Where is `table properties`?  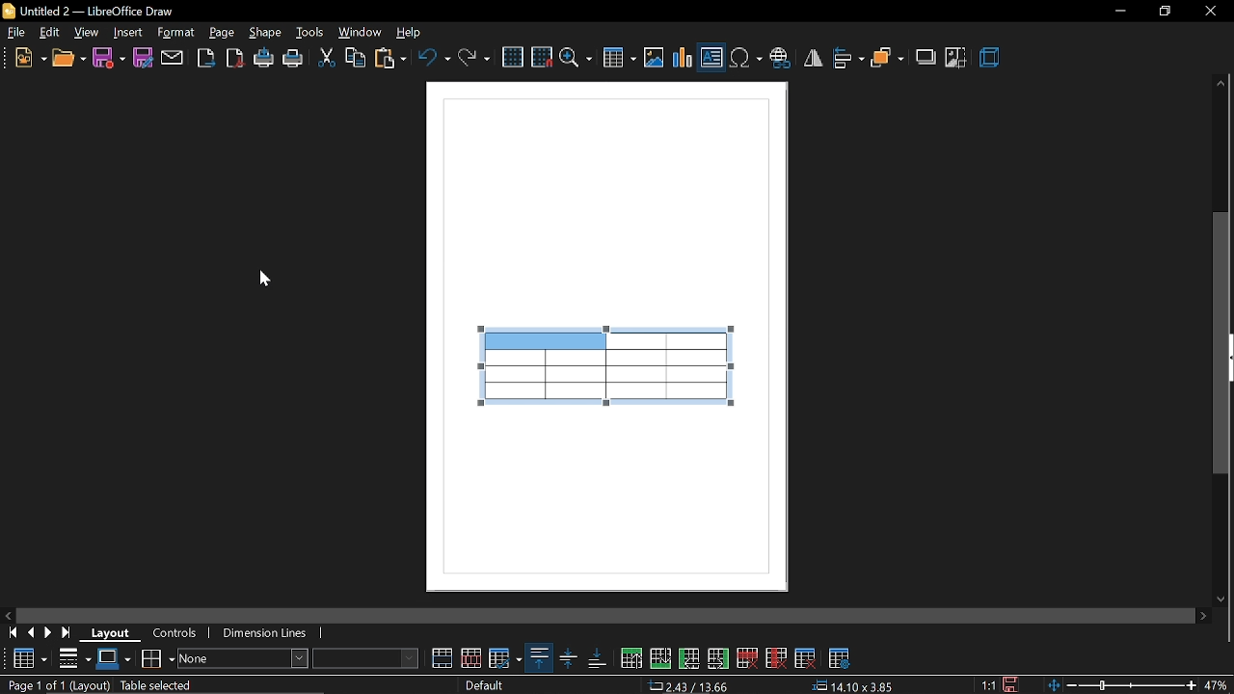
table properties is located at coordinates (839, 655).